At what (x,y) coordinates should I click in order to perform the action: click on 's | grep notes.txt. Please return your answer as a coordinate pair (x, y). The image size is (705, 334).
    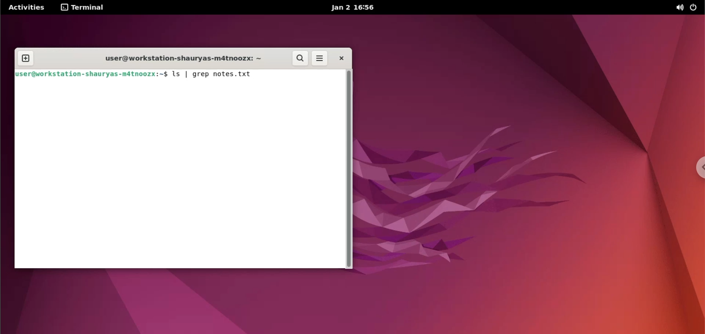
    Looking at the image, I should click on (218, 75).